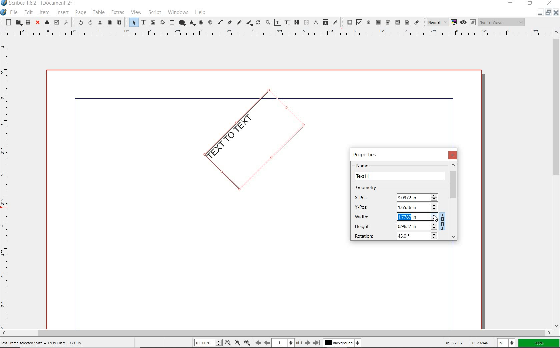 The image size is (560, 348). I want to click on unlink text frames, so click(306, 23).